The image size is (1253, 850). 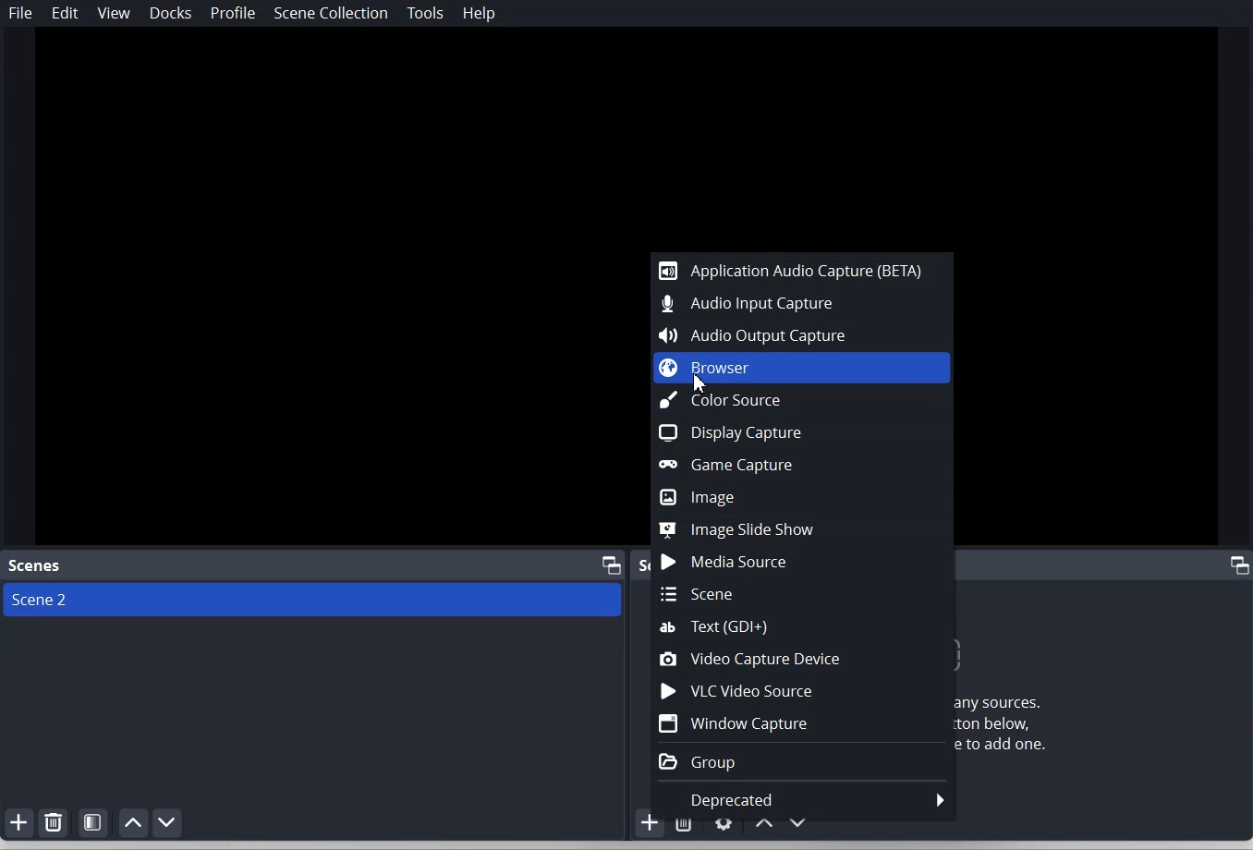 What do you see at coordinates (18, 821) in the screenshot?
I see `Add Scene` at bounding box center [18, 821].